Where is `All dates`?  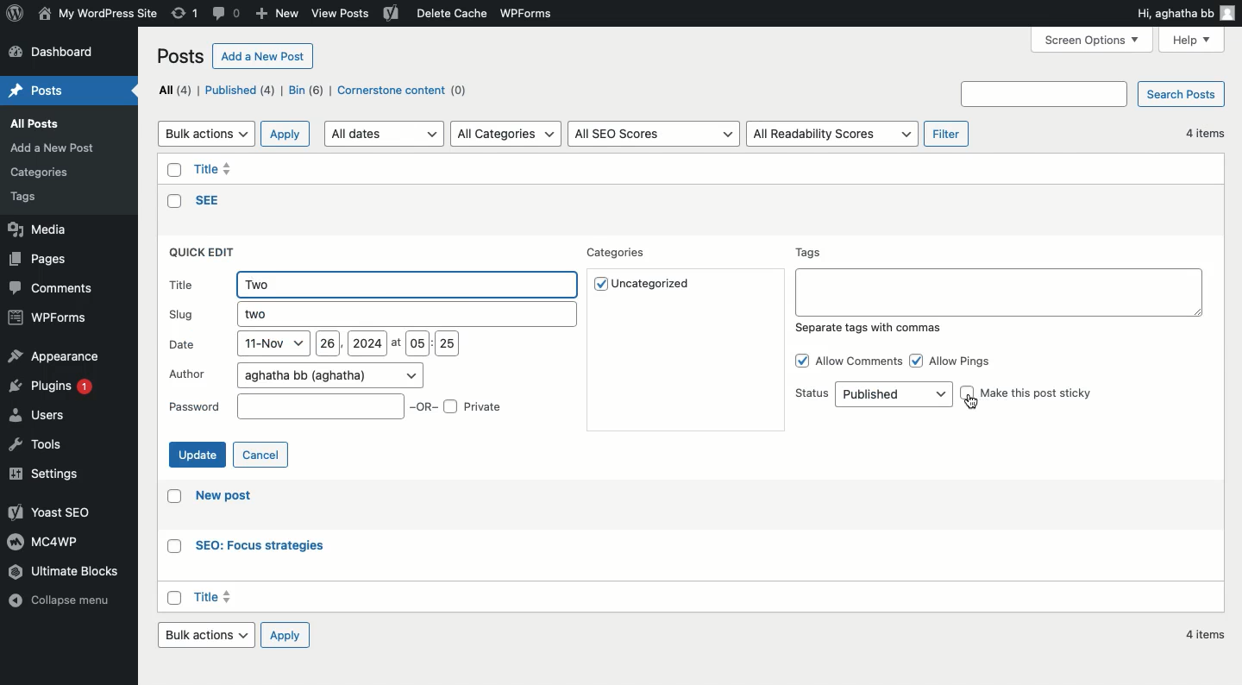
All dates is located at coordinates (384, 135).